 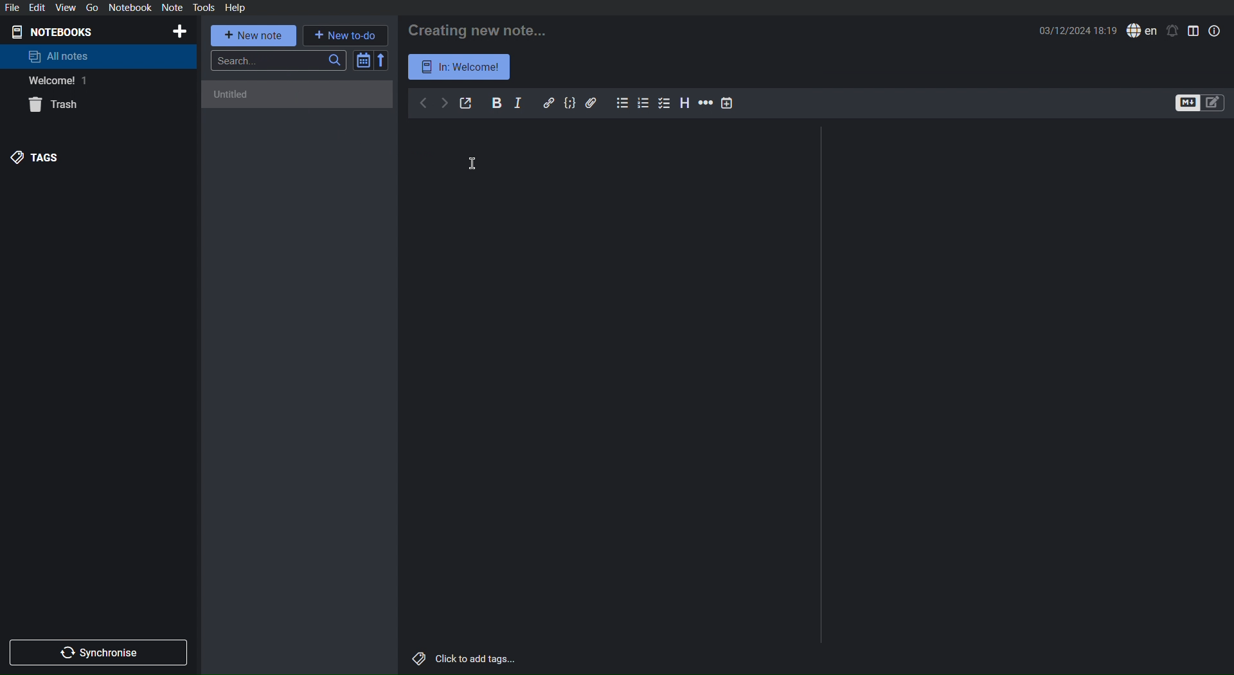 I want to click on Insert Time, so click(x=728, y=103).